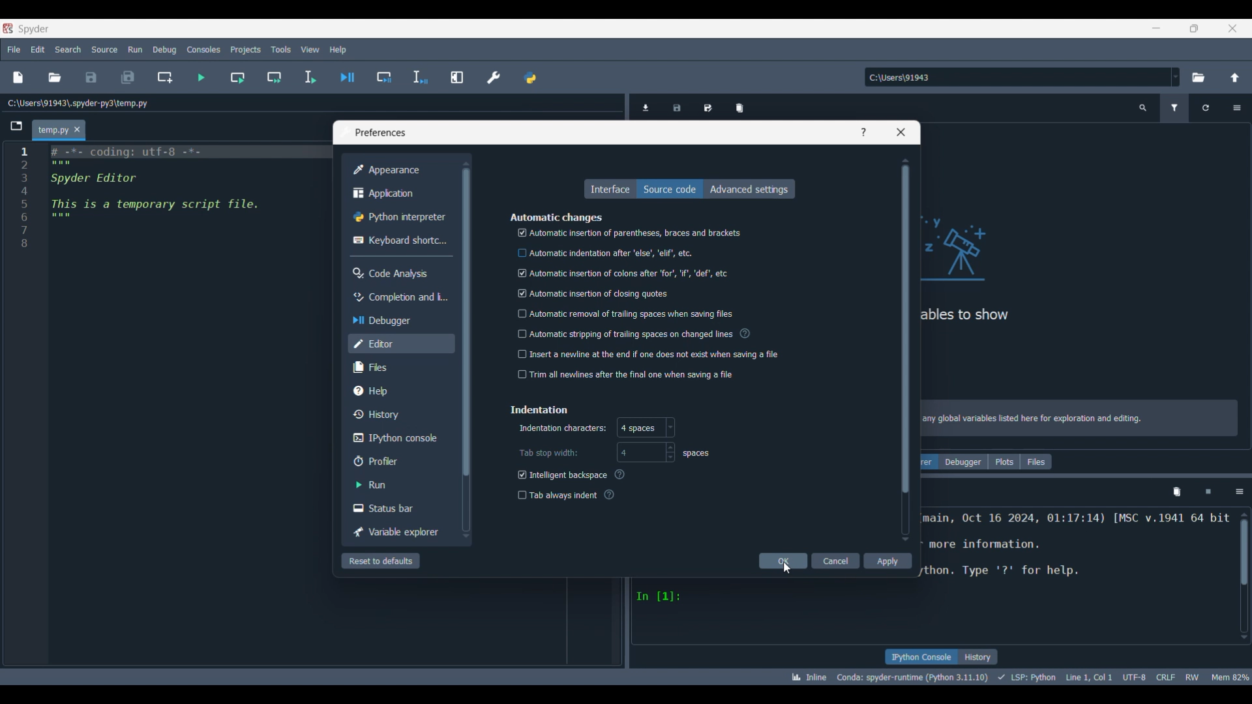 Image resolution: width=1252 pixels, height=704 pixels. I want to click on Increase/Decrease width, so click(670, 452).